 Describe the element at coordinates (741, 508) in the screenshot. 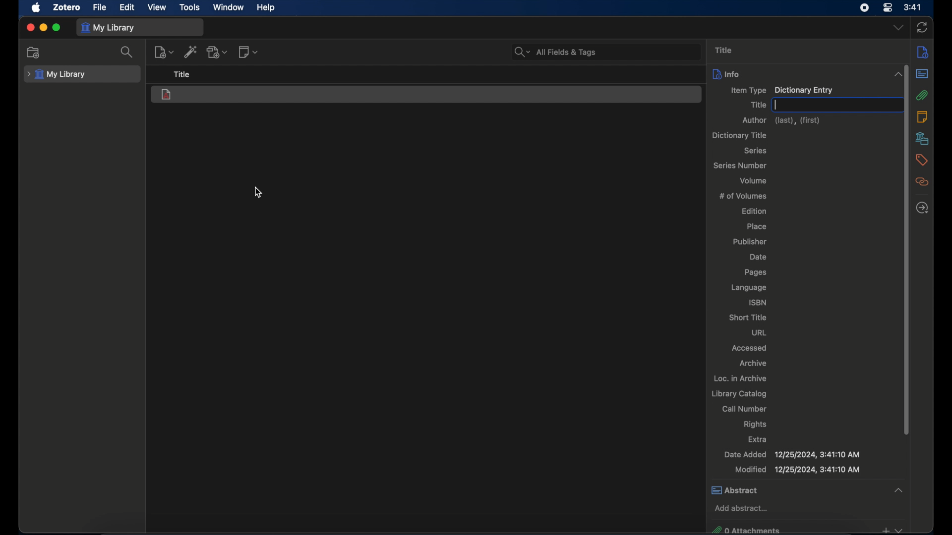

I see `add abstract` at that location.